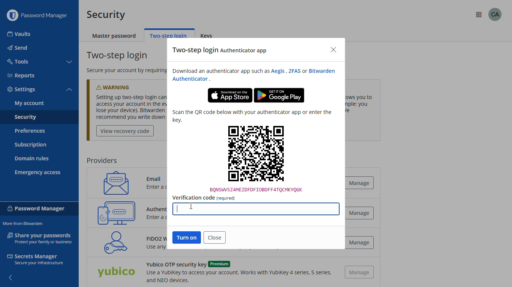 The height and width of the screenshot is (287, 512). What do you see at coordinates (215, 237) in the screenshot?
I see `close` at bounding box center [215, 237].